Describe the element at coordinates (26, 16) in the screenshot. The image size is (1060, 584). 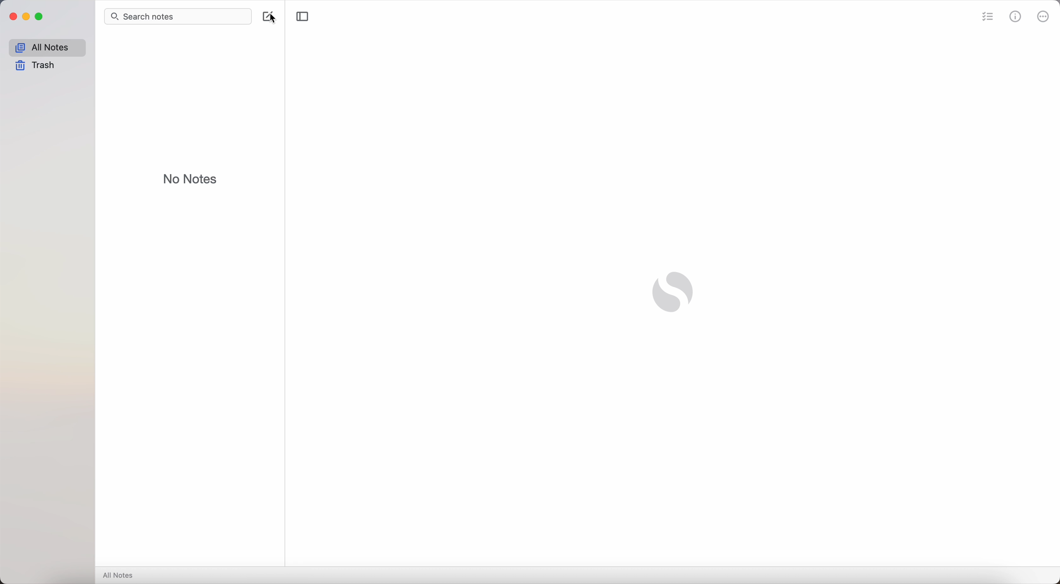
I see `minimize Simplenote` at that location.